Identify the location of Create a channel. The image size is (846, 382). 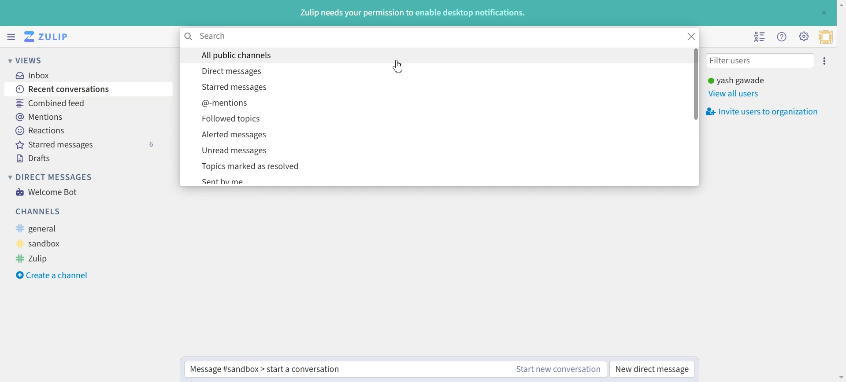
(52, 274).